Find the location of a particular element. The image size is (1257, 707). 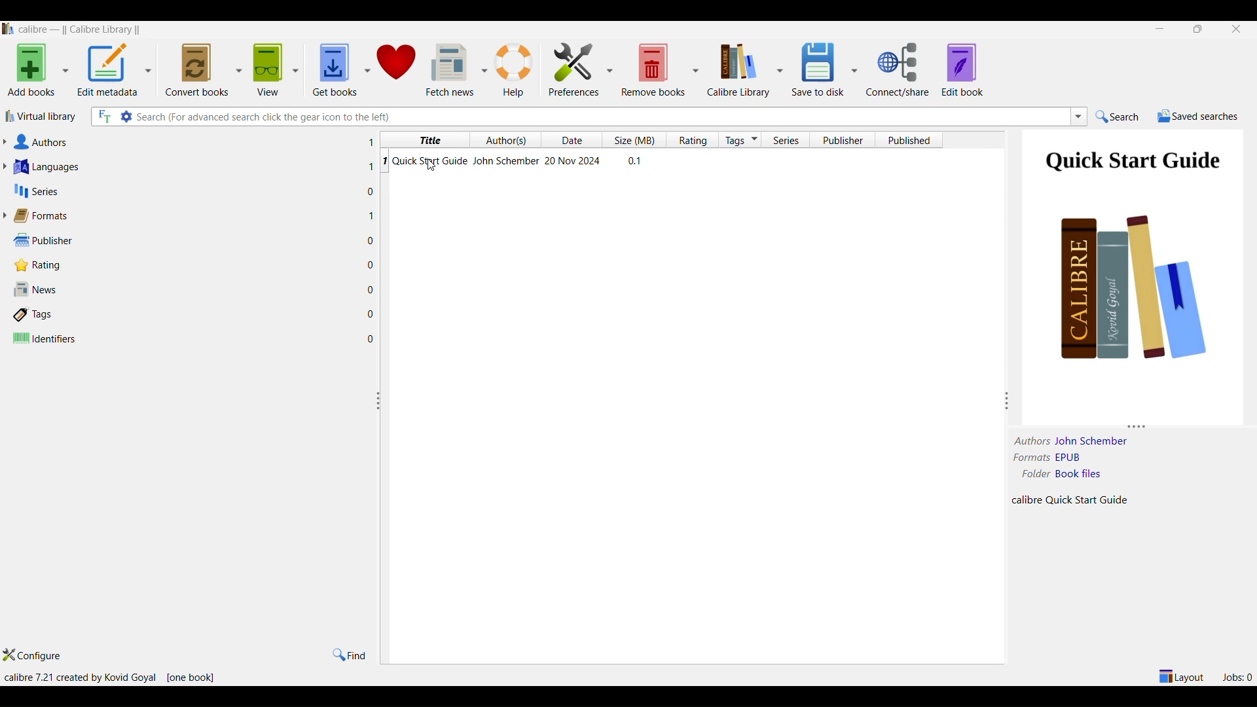

help is located at coordinates (517, 69).